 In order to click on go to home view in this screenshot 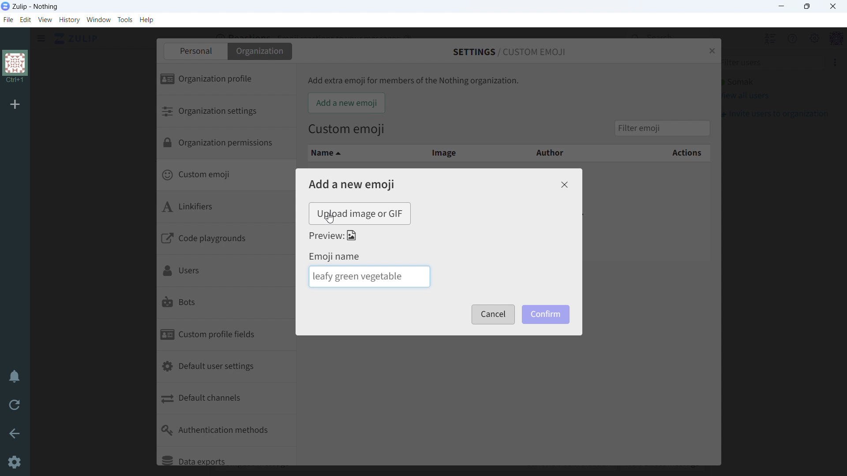, I will do `click(76, 39)`.